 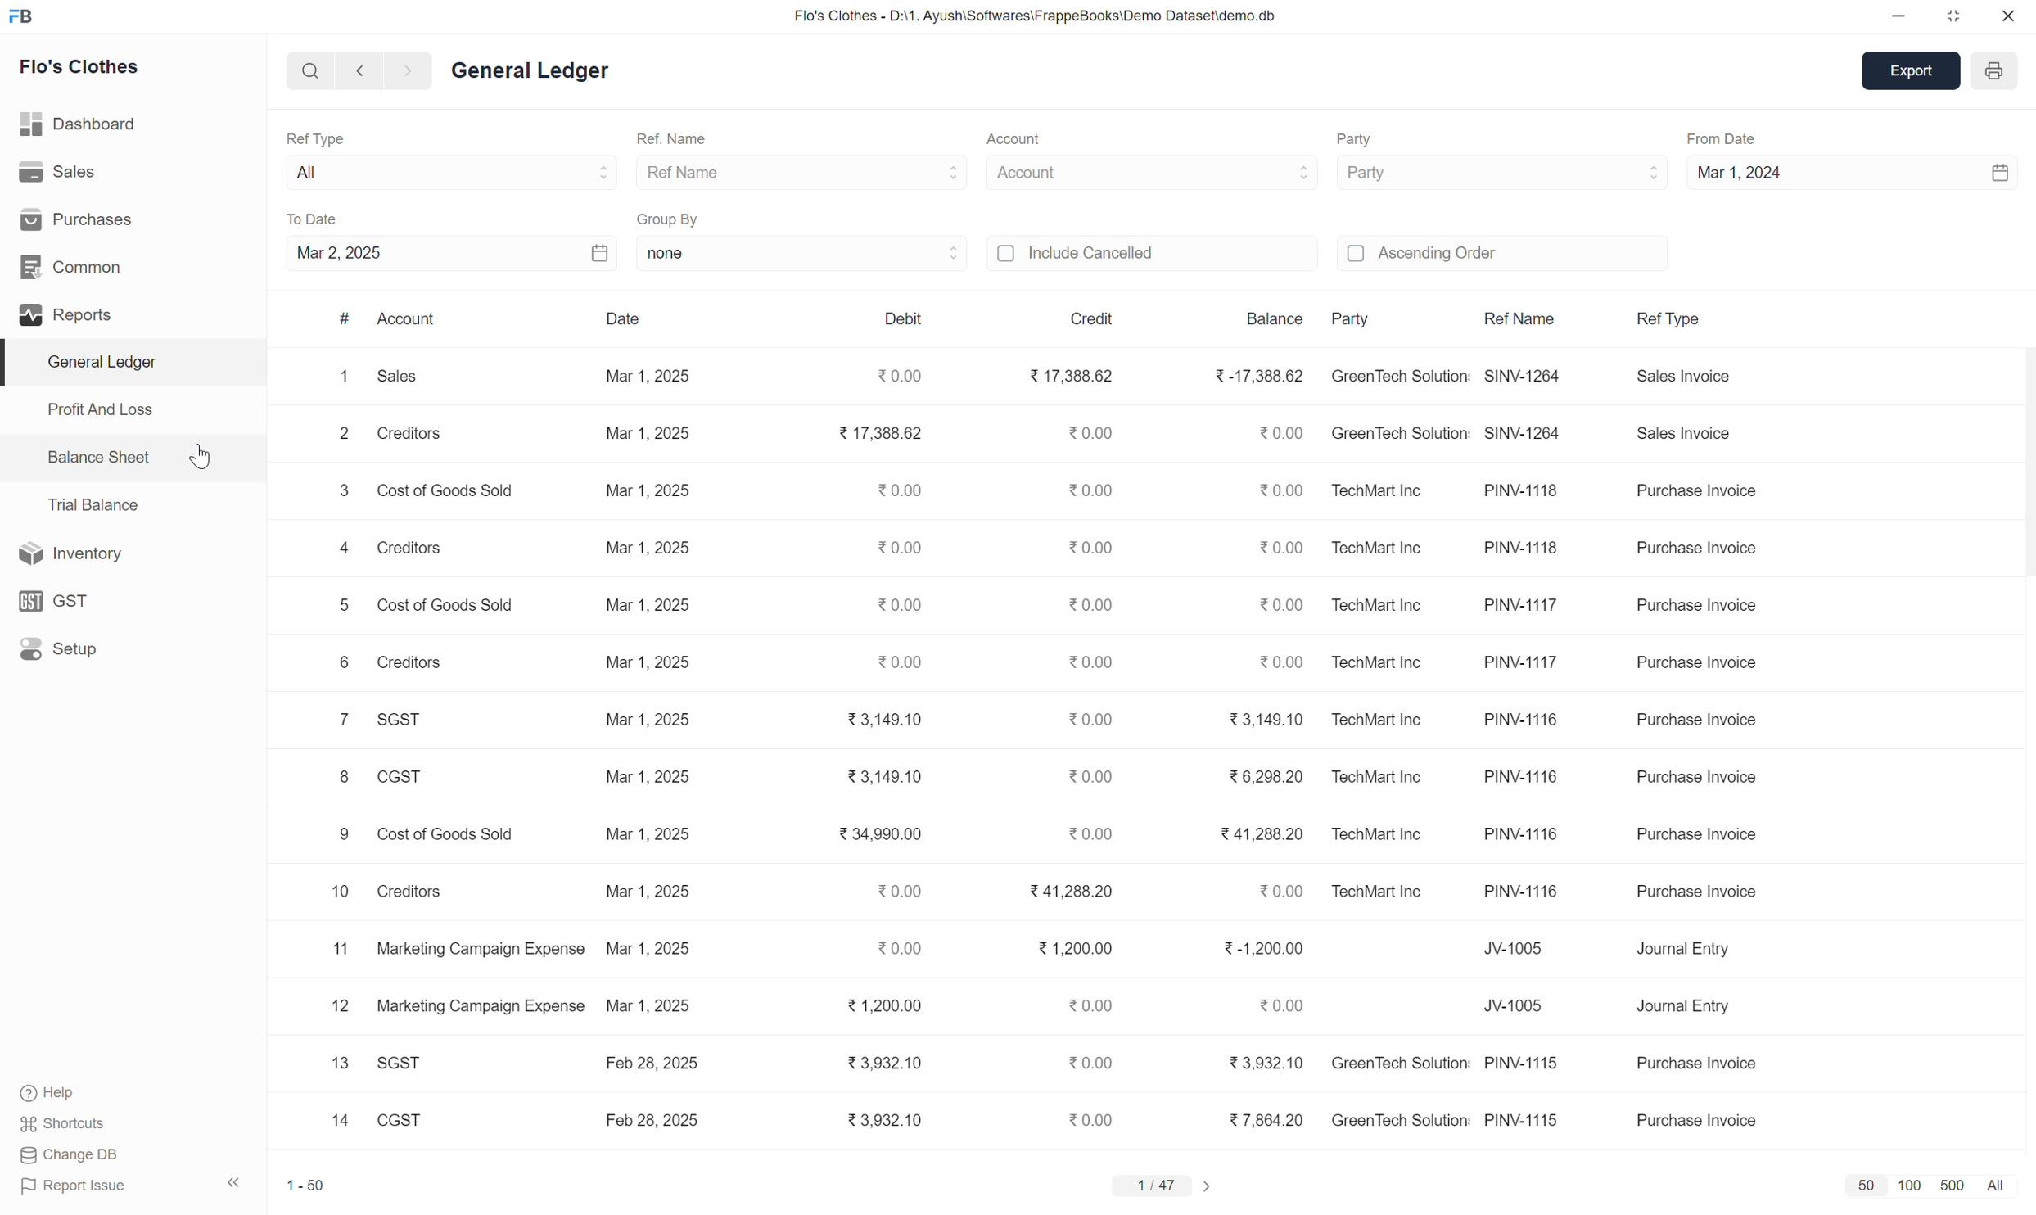 I want to click on 4, so click(x=345, y=546).